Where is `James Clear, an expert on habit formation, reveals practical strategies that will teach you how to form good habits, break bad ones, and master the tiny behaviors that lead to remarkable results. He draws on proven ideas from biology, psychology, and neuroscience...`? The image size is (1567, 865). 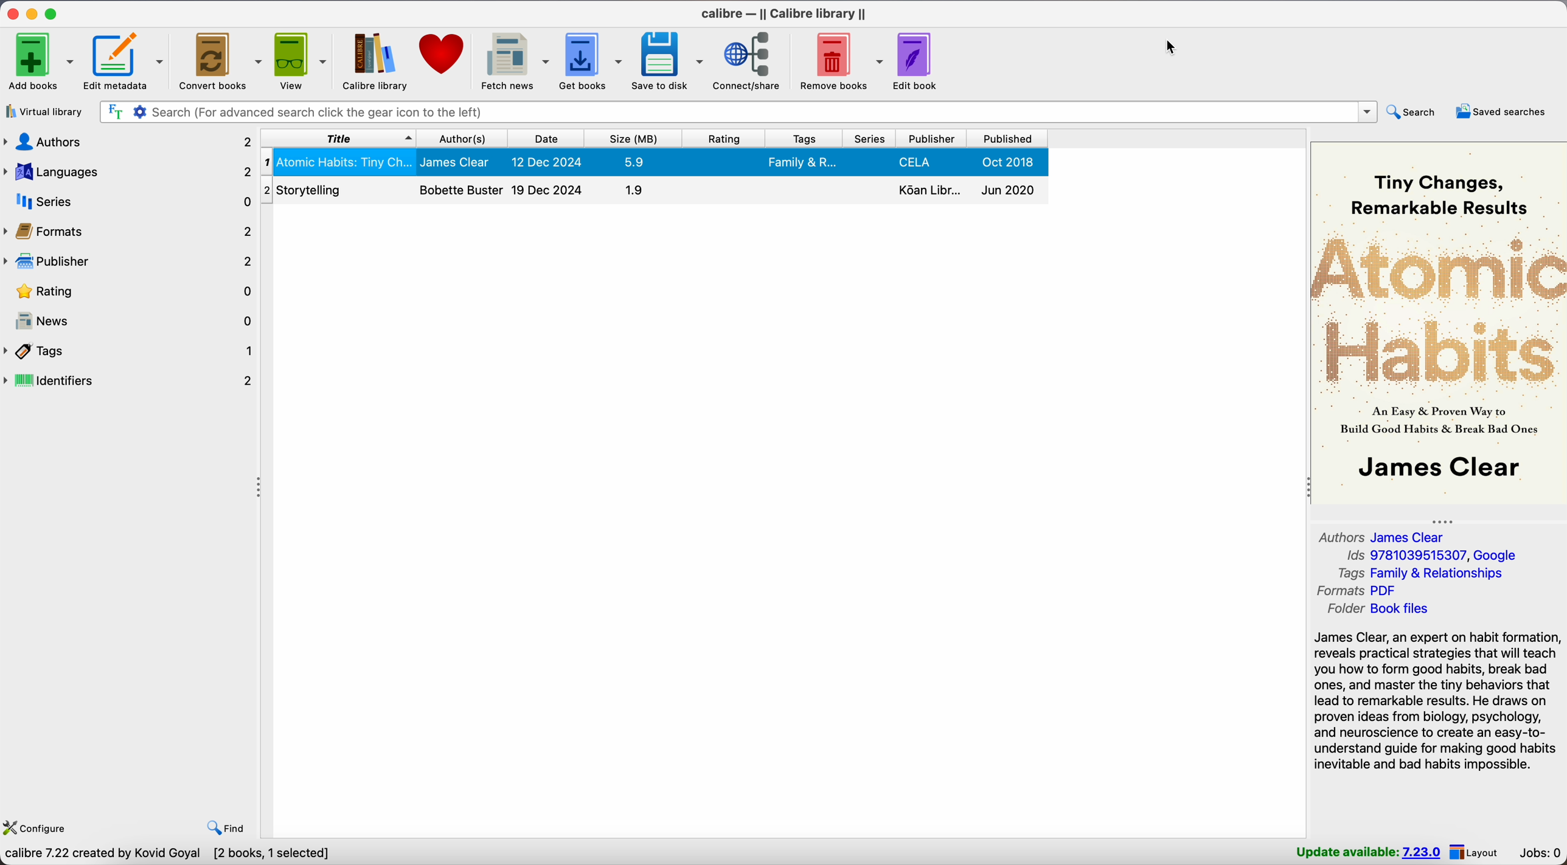 James Clear, an expert on habit formation, reveals practical strategies that will teach you how to form good habits, break bad ones, and master the tiny behaviors that lead to remarkable results. He draws on proven ideas from biology, psychology, and neuroscience... is located at coordinates (1437, 703).